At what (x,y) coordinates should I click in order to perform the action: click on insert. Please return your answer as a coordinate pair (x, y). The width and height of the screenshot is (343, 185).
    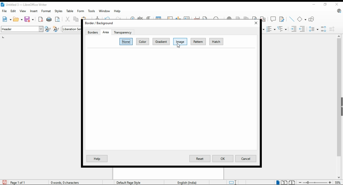
    Looking at the image, I should click on (33, 11).